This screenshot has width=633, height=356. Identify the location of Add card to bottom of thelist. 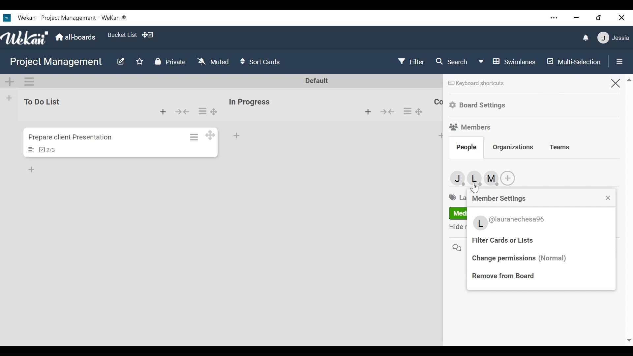
(163, 111).